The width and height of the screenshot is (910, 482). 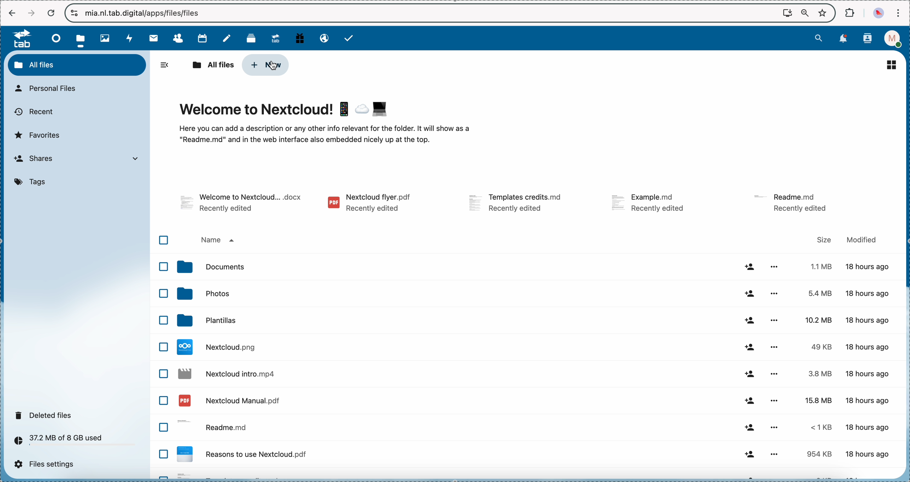 I want to click on share, so click(x=750, y=429).